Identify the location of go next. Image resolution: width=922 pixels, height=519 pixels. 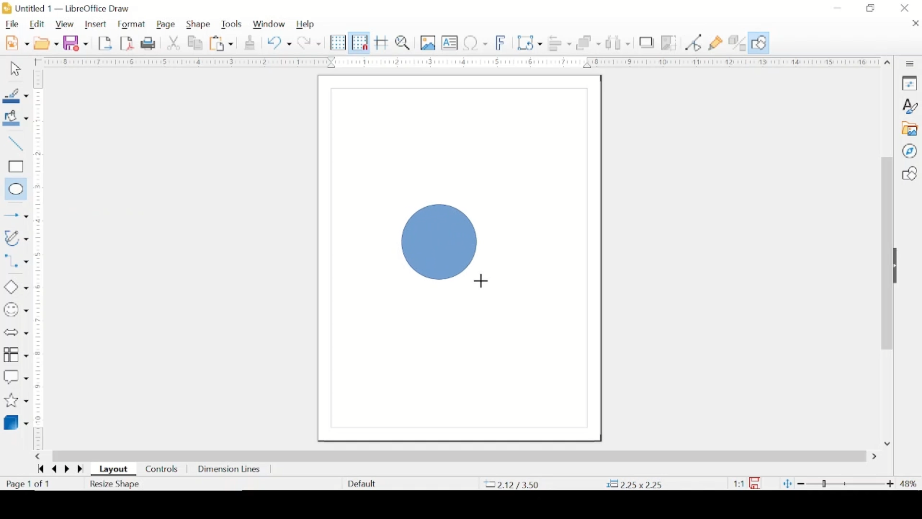
(64, 469).